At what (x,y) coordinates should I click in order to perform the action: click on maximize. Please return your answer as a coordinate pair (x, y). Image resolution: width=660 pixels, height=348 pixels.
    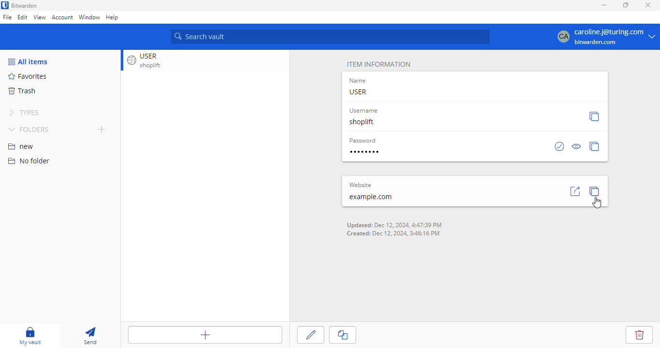
    Looking at the image, I should click on (626, 5).